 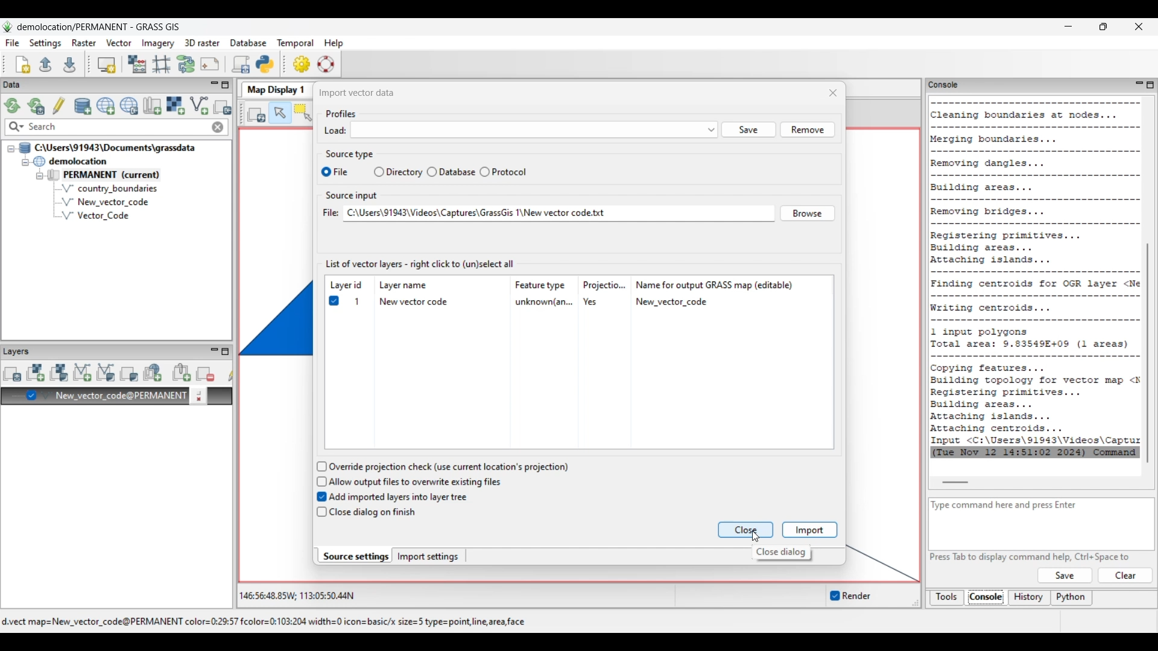 What do you see at coordinates (222, 107) in the screenshot?
I see `Select another import option` at bounding box center [222, 107].